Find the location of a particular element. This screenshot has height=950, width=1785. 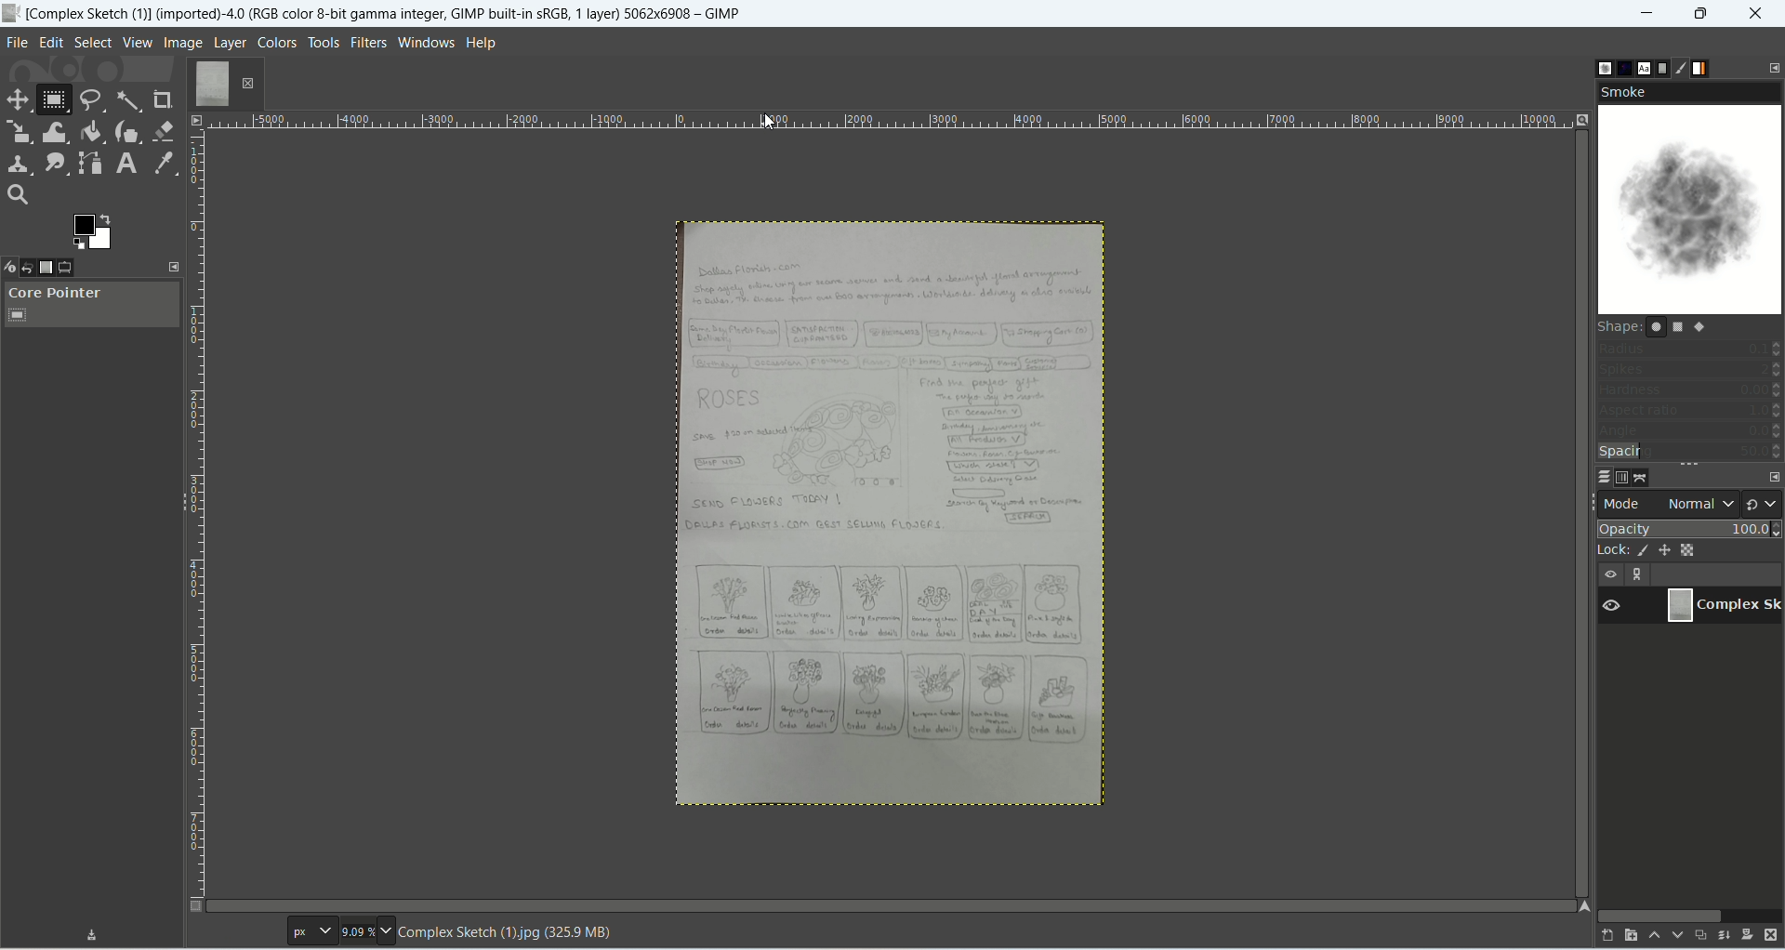

channels is located at coordinates (1625, 477).